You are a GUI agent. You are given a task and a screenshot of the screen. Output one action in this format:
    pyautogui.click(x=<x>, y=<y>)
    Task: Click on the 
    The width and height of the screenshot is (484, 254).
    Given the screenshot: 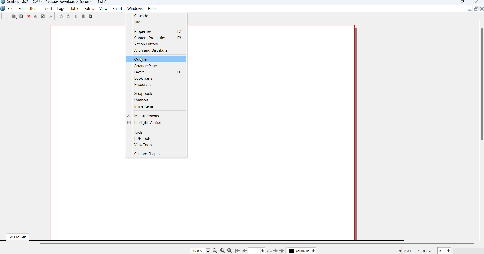 What is the action you would take?
    pyautogui.click(x=75, y=9)
    